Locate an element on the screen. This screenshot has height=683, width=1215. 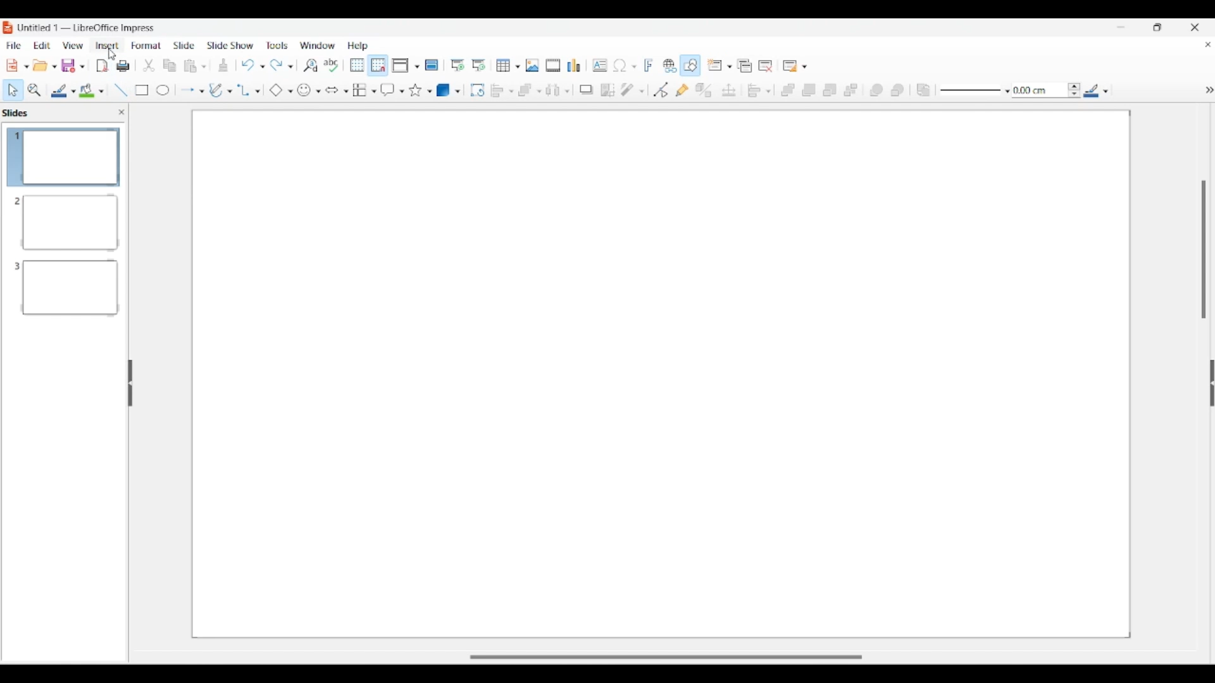
Behind object is located at coordinates (897, 90).